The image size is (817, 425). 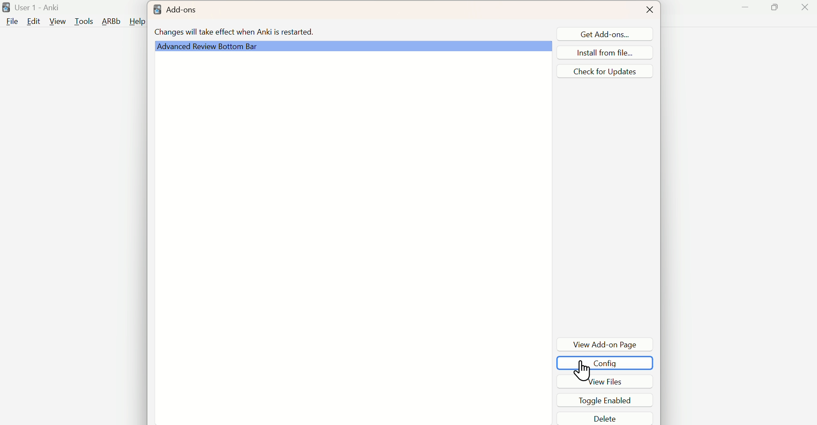 I want to click on Tools, so click(x=85, y=21).